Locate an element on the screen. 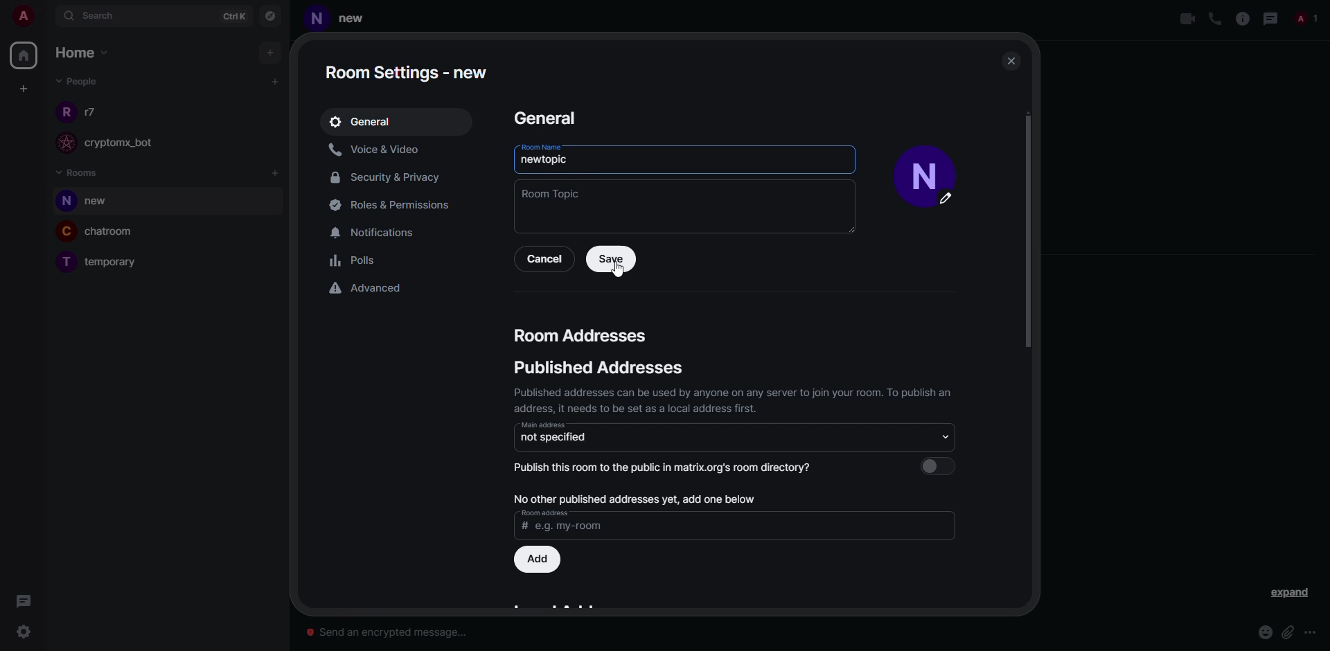 Image resolution: width=1330 pixels, height=651 pixels. notifications is located at coordinates (380, 231).